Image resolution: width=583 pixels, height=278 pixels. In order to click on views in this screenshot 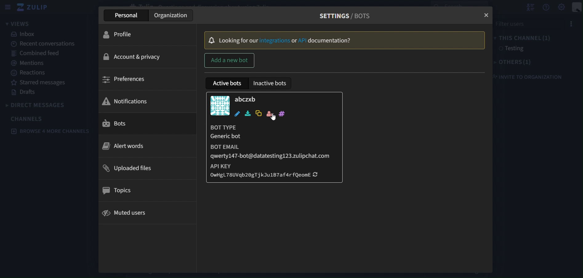, I will do `click(23, 23)`.